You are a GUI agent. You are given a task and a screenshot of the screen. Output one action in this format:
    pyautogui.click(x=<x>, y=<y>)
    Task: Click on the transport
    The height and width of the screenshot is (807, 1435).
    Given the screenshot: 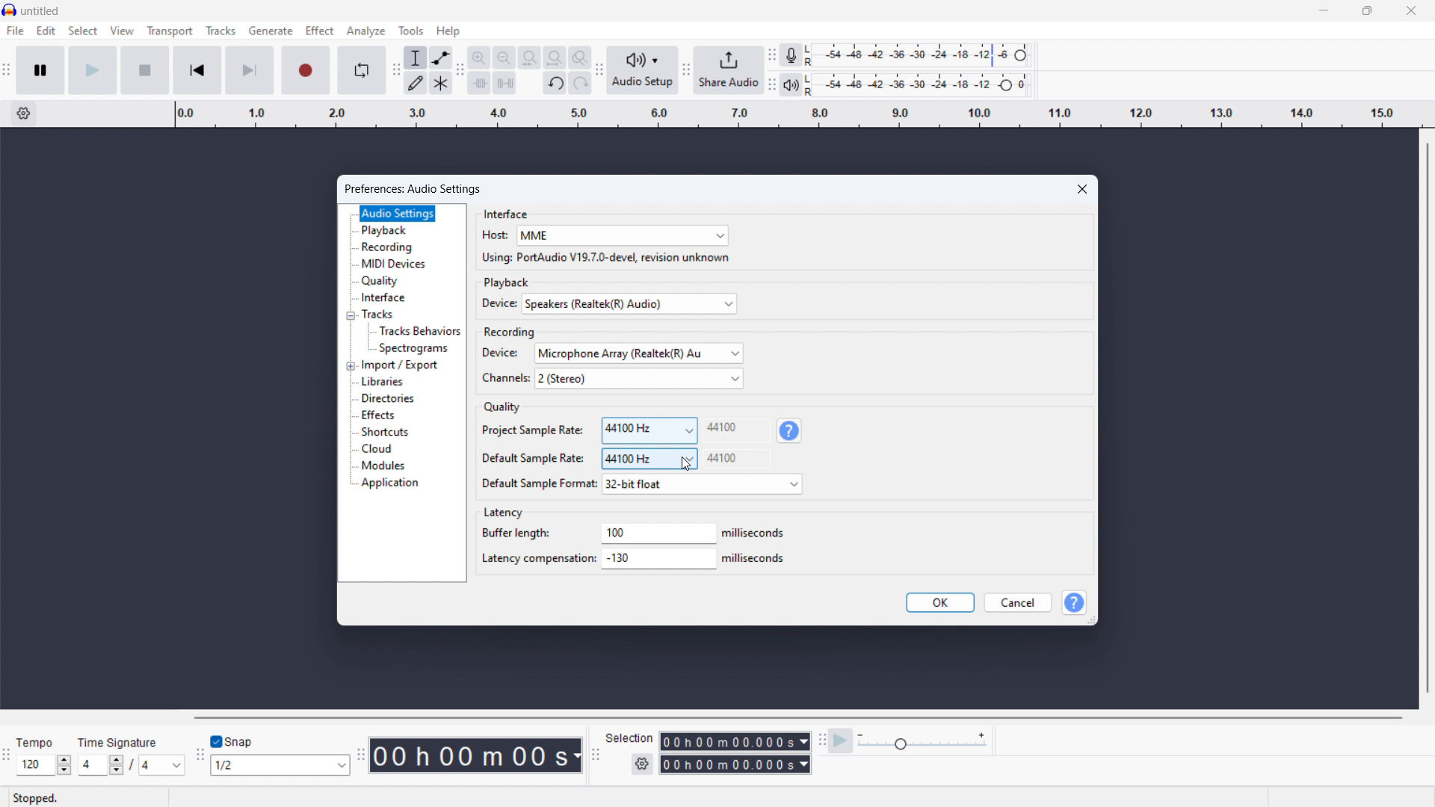 What is the action you would take?
    pyautogui.click(x=170, y=31)
    